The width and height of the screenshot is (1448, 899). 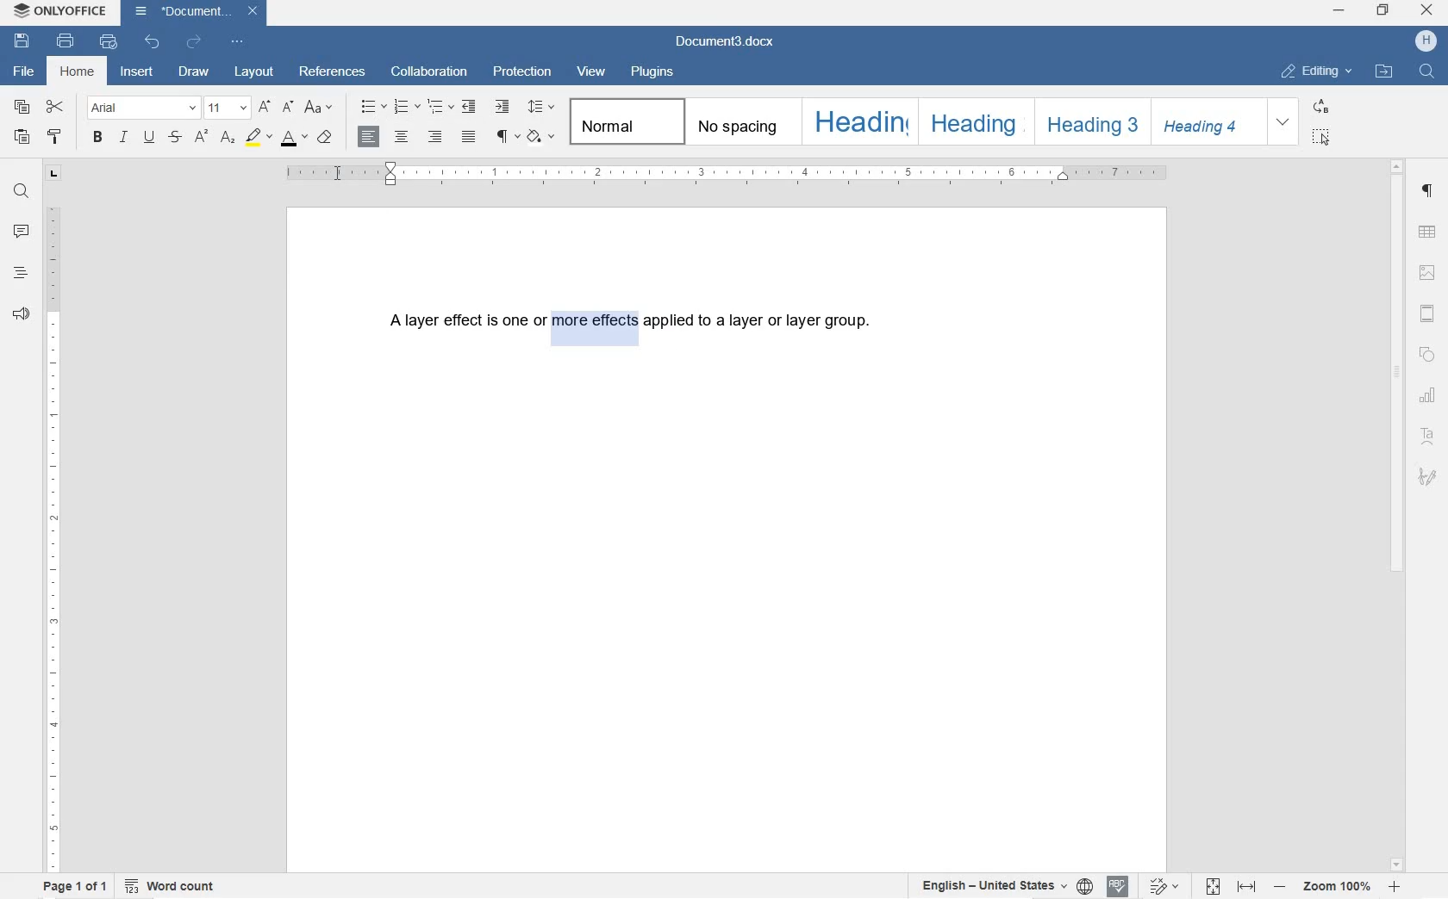 I want to click on TAB, so click(x=53, y=173).